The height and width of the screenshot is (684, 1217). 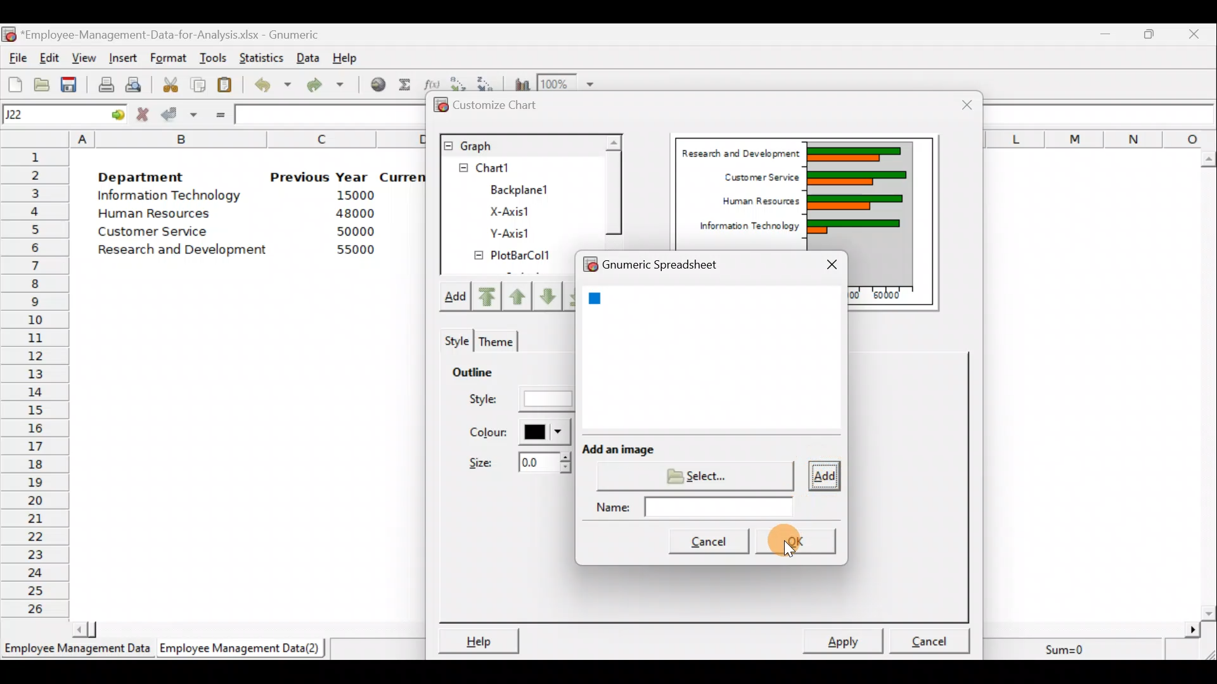 I want to click on Cursor on OK, so click(x=816, y=539).